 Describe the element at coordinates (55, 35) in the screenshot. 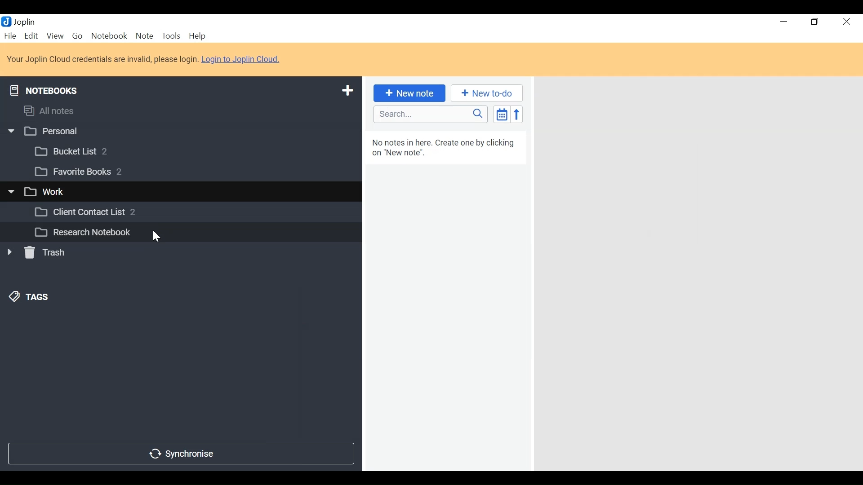

I see `View` at that location.